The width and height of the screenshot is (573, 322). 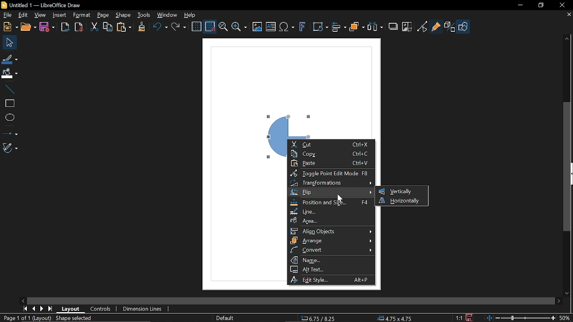 I want to click on Shape, so click(x=124, y=15).